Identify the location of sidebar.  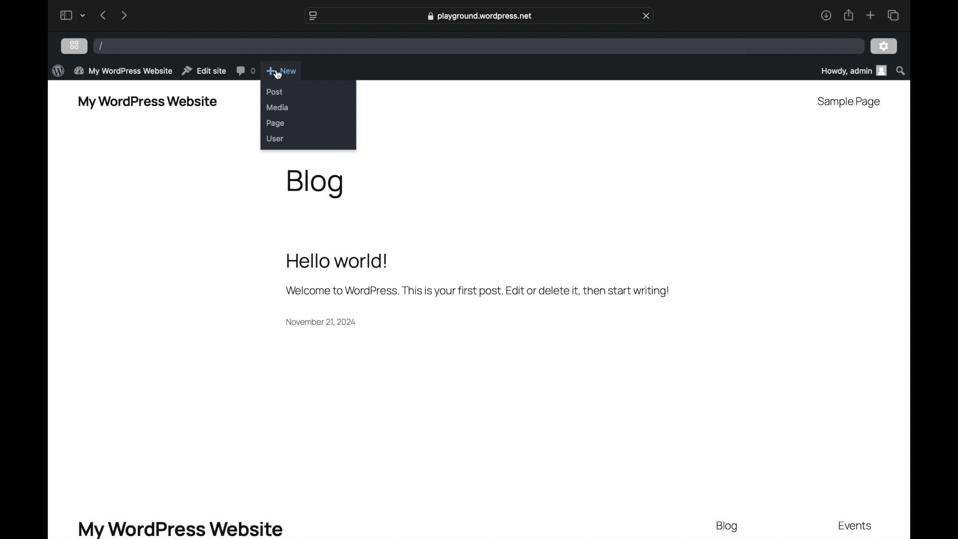
(65, 15).